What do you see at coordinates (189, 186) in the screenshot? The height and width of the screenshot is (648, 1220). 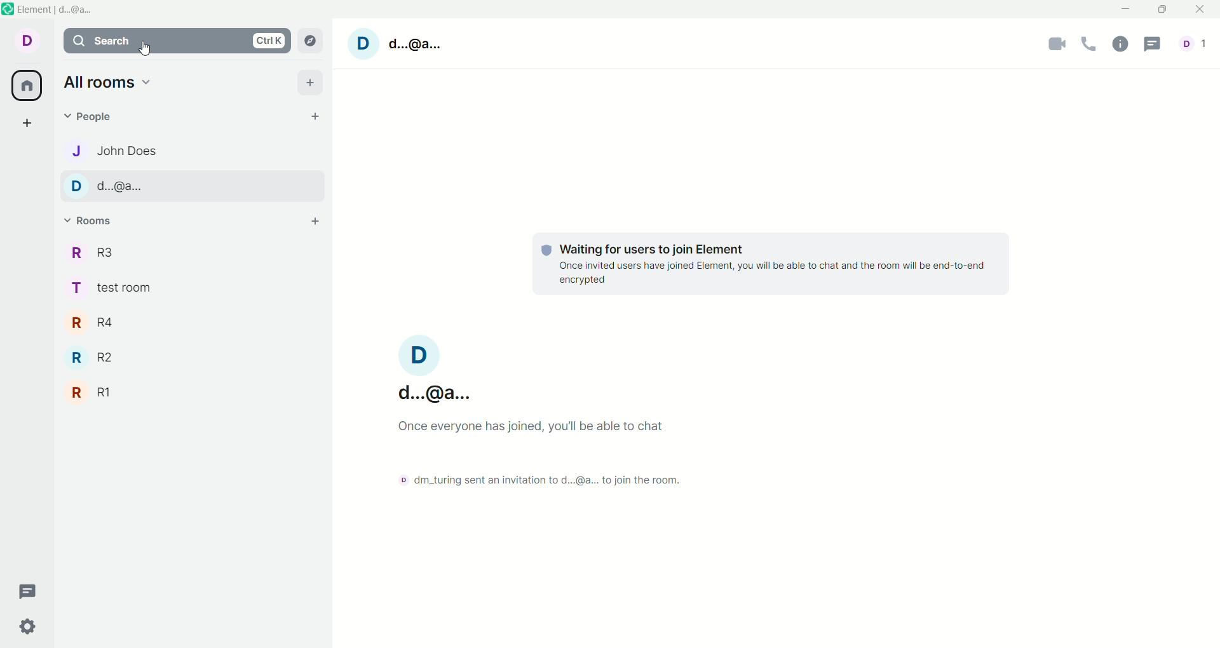 I see `D, person 2` at bounding box center [189, 186].